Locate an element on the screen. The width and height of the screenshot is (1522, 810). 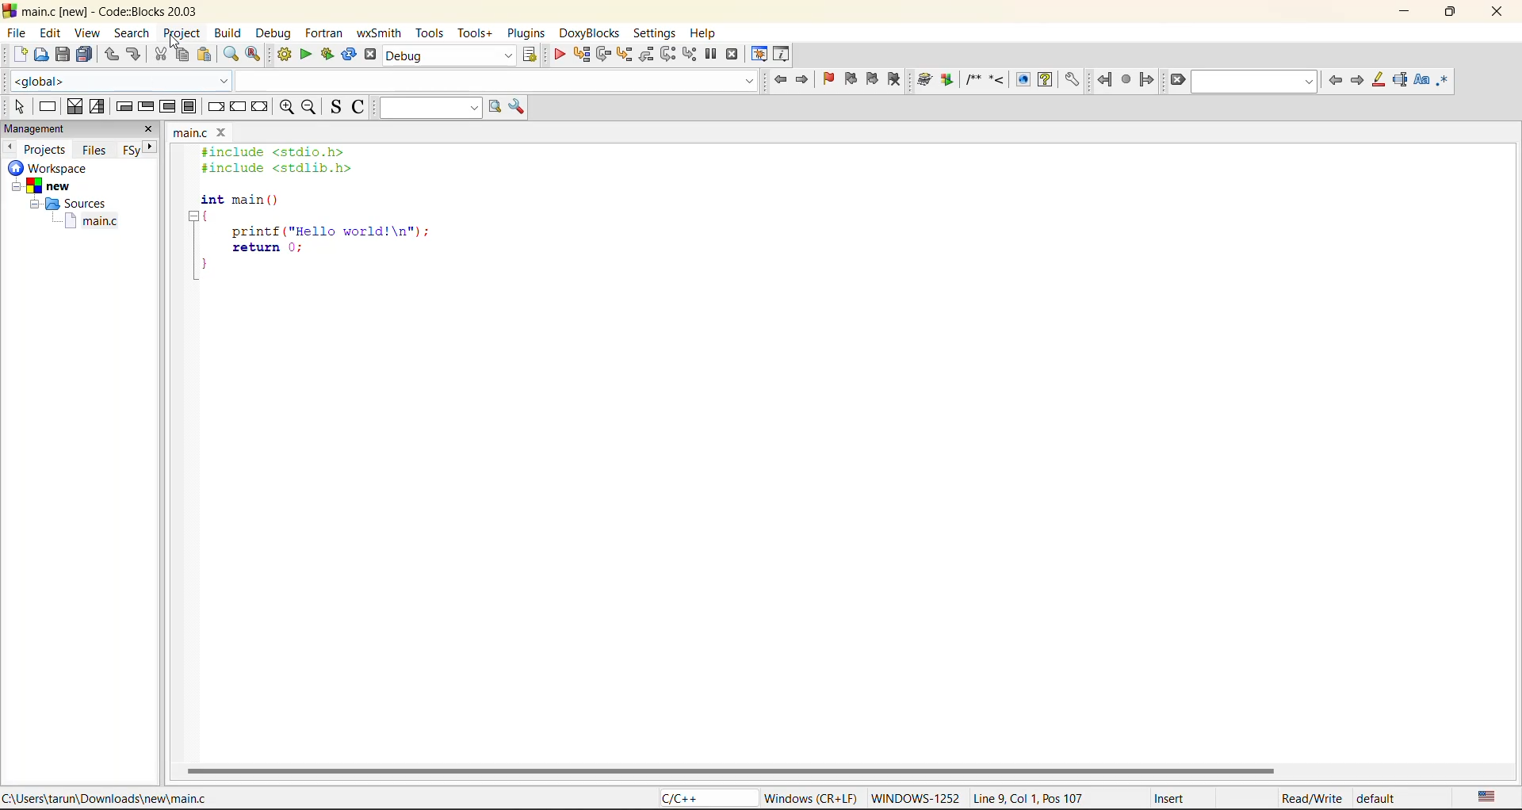
wxsmith is located at coordinates (379, 32).